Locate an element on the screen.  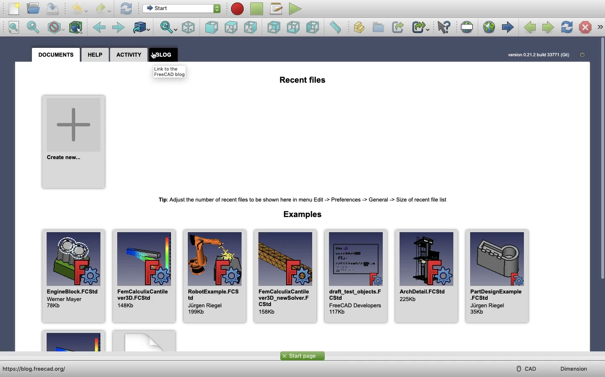
Play Macro is located at coordinates (295, 9).